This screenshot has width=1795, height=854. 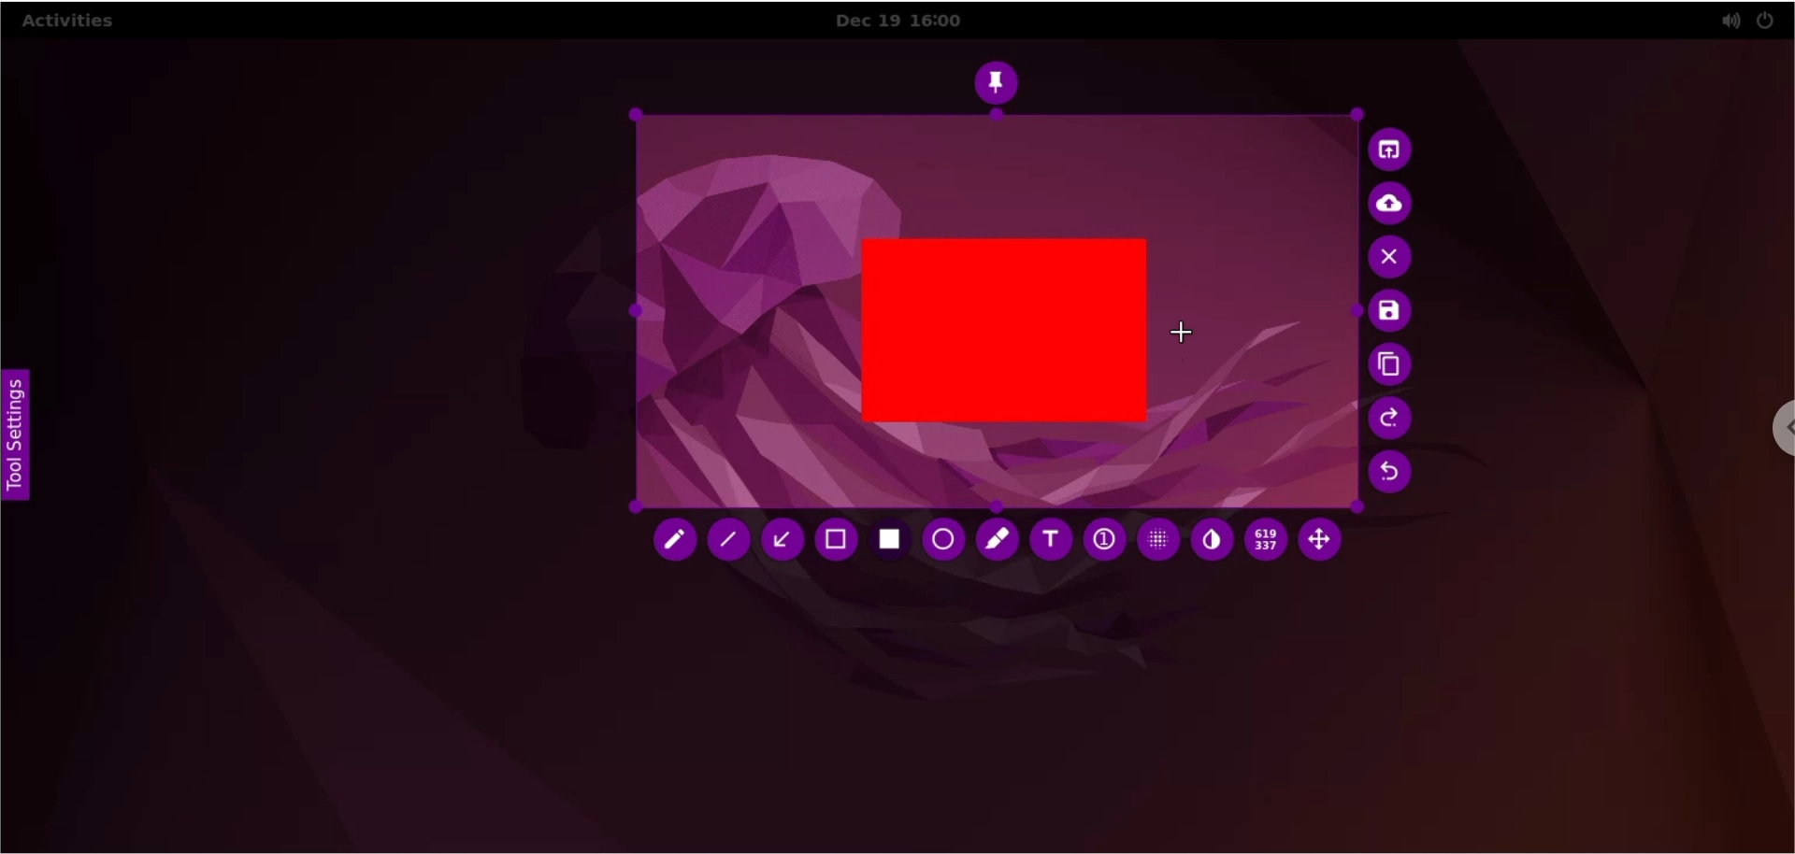 I want to click on cursor, so click(x=1185, y=332).